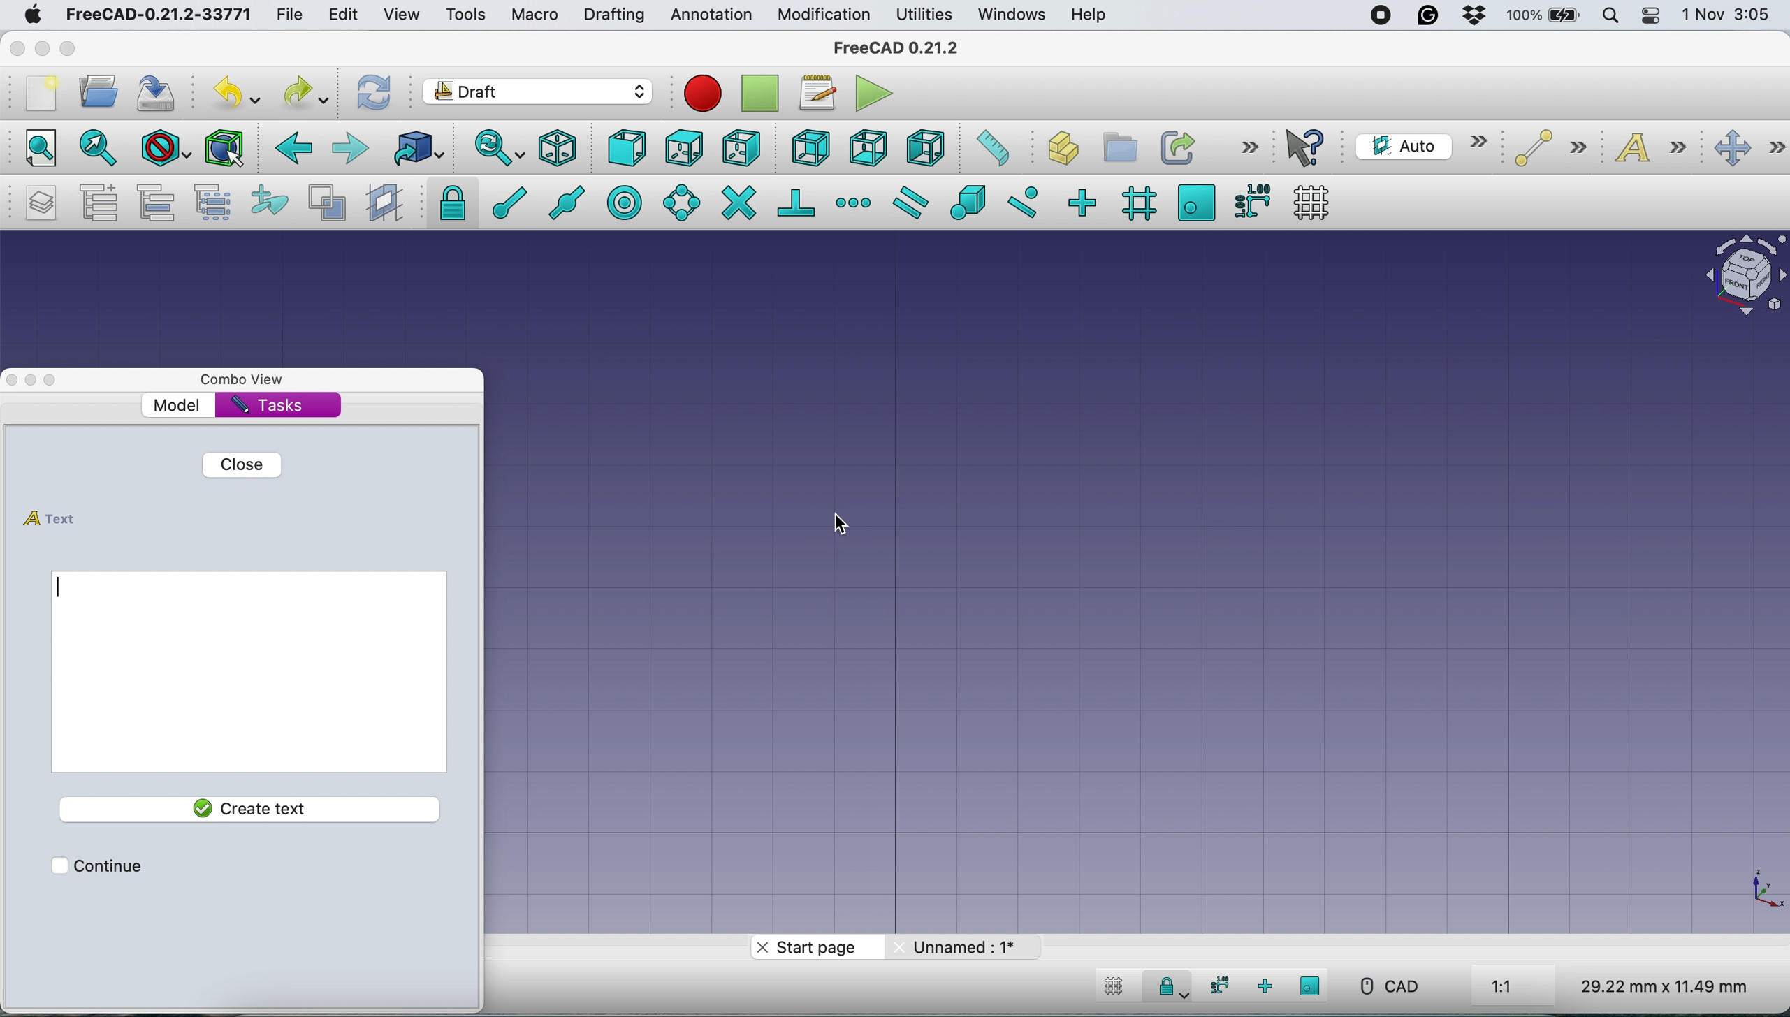  I want to click on annotation, so click(708, 16).